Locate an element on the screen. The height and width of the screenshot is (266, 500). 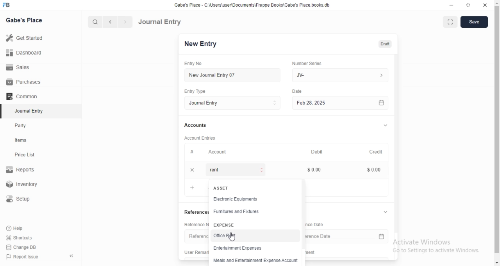
restore is located at coordinates (468, 5).